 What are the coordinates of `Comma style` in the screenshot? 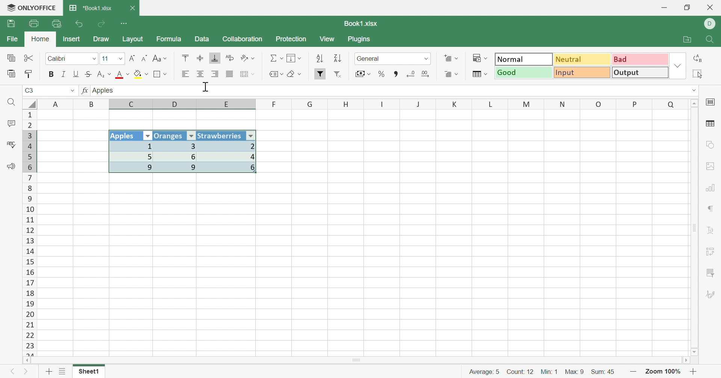 It's located at (396, 73).